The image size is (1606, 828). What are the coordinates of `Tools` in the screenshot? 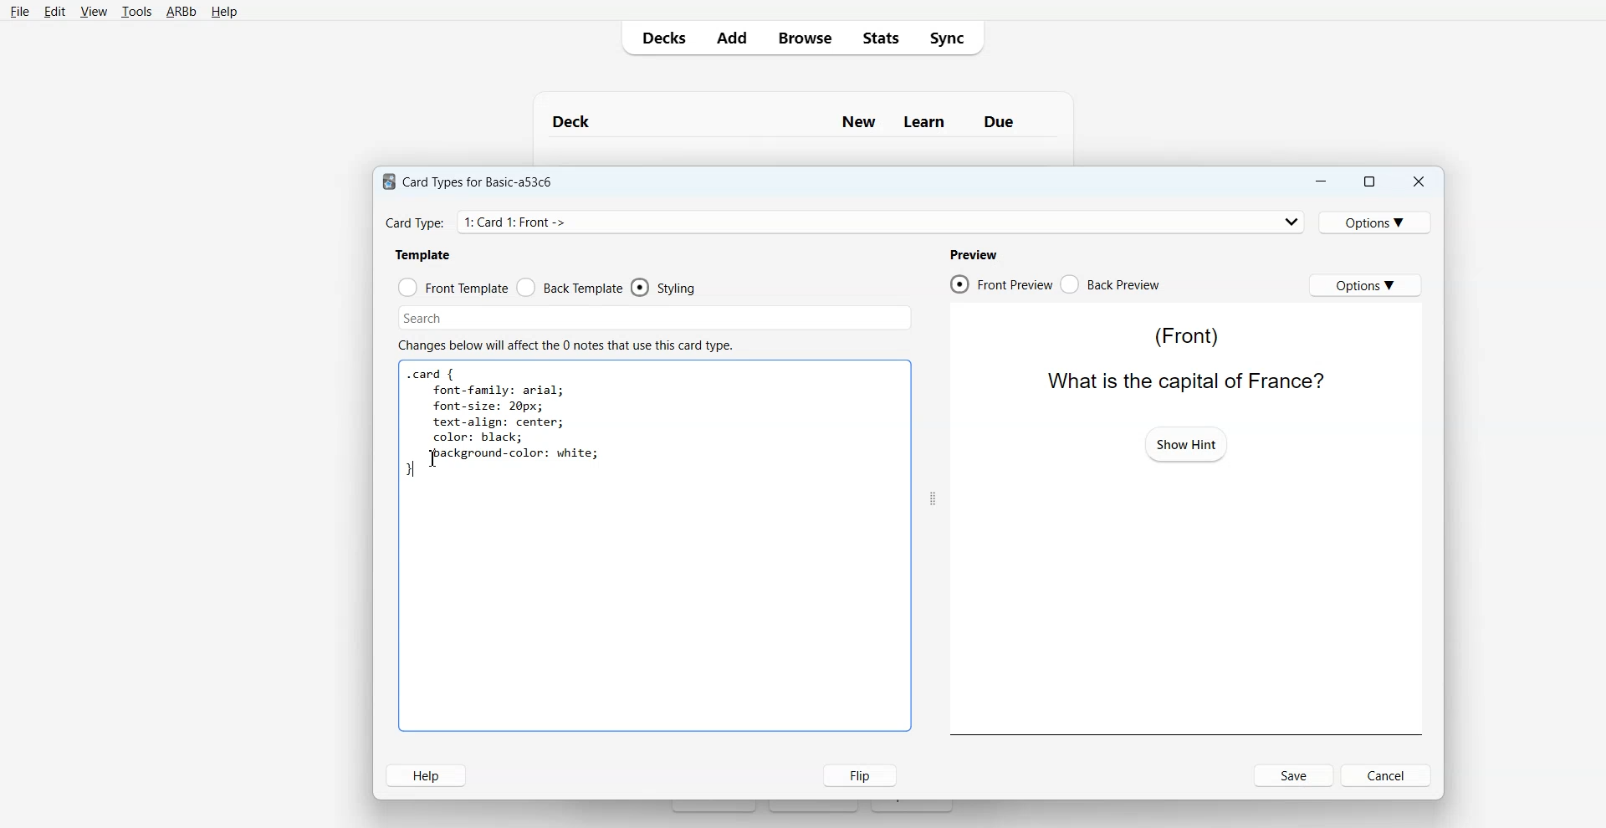 It's located at (136, 13).